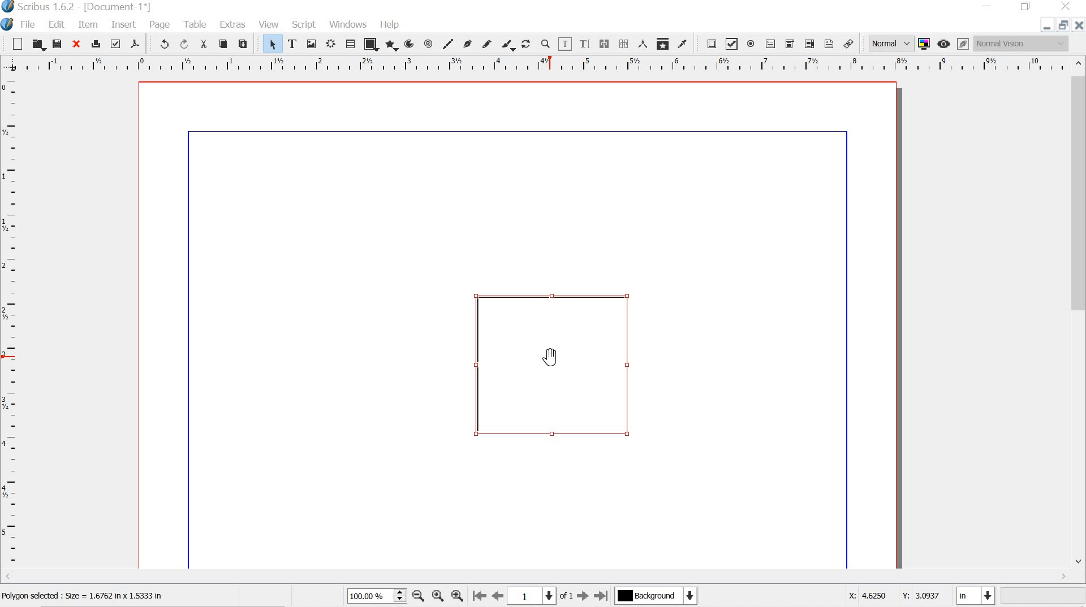 The width and height of the screenshot is (1086, 607). Describe the element at coordinates (488, 44) in the screenshot. I see `freehand line` at that location.